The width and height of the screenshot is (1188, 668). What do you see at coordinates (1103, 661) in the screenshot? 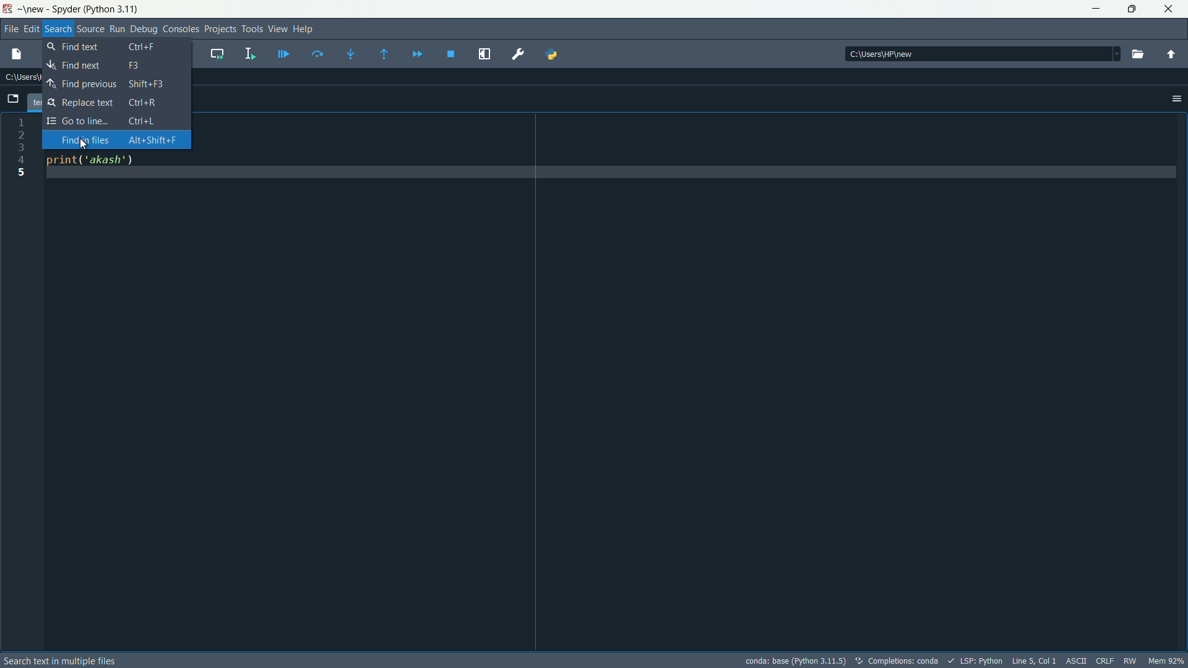
I see `CRLF` at bounding box center [1103, 661].